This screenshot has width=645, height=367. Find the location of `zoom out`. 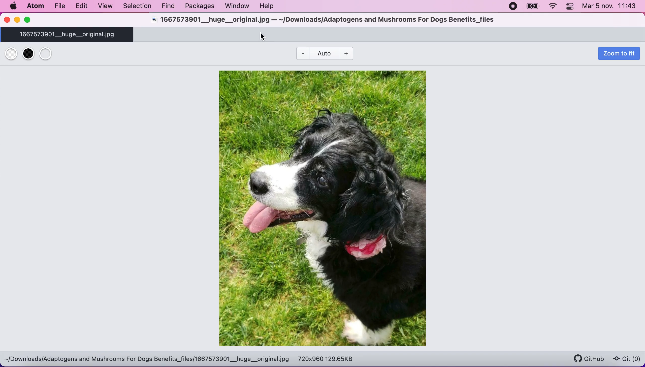

zoom out is located at coordinates (301, 53).